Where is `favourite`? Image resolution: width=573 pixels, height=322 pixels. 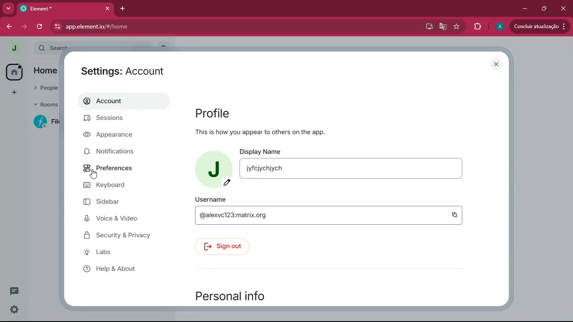
favourite is located at coordinates (458, 27).